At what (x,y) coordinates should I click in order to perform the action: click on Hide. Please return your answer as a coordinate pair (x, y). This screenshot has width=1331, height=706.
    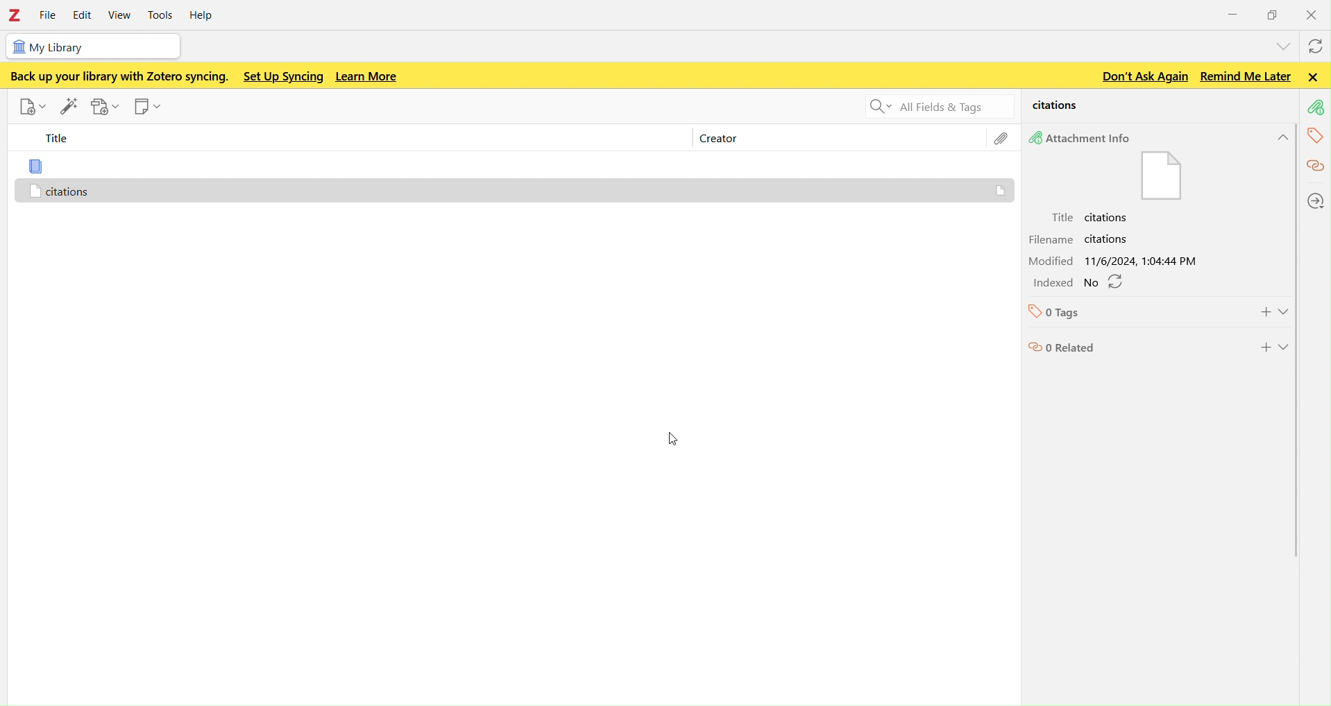
    Looking at the image, I should click on (1279, 137).